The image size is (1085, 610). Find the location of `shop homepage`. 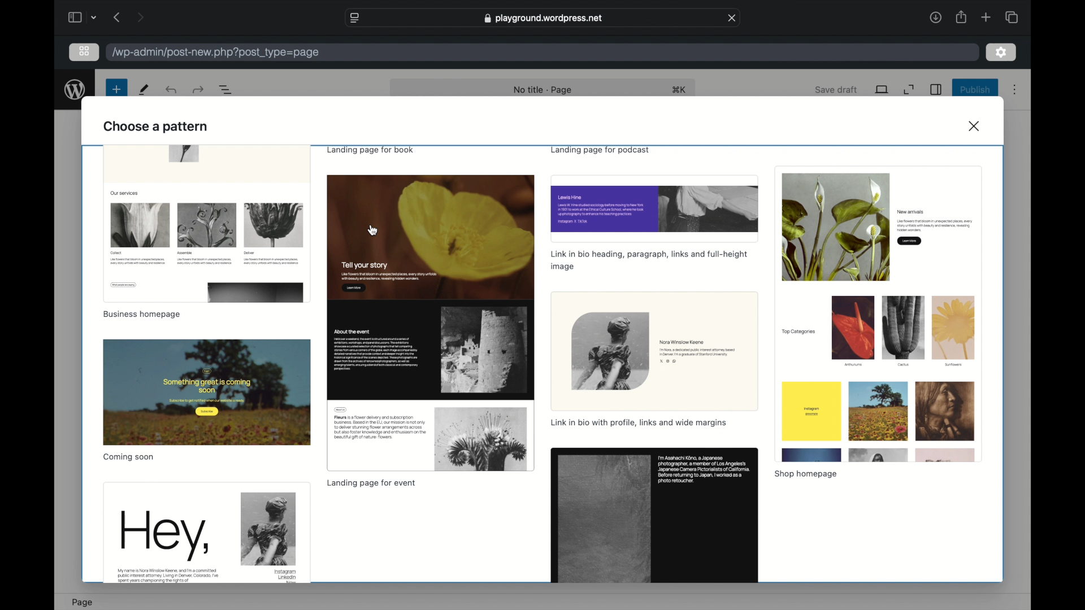

shop homepage is located at coordinates (806, 475).